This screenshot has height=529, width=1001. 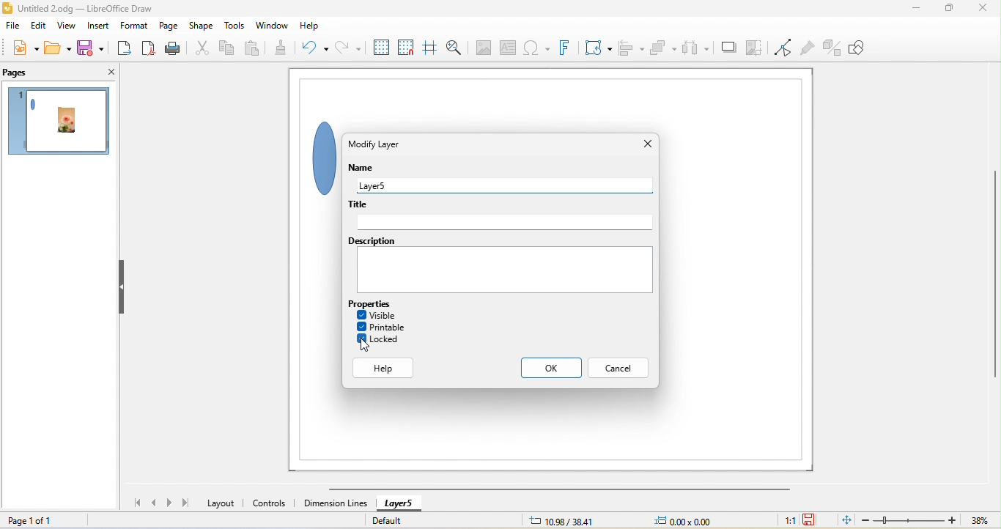 I want to click on vertical scroll bar, so click(x=992, y=276).